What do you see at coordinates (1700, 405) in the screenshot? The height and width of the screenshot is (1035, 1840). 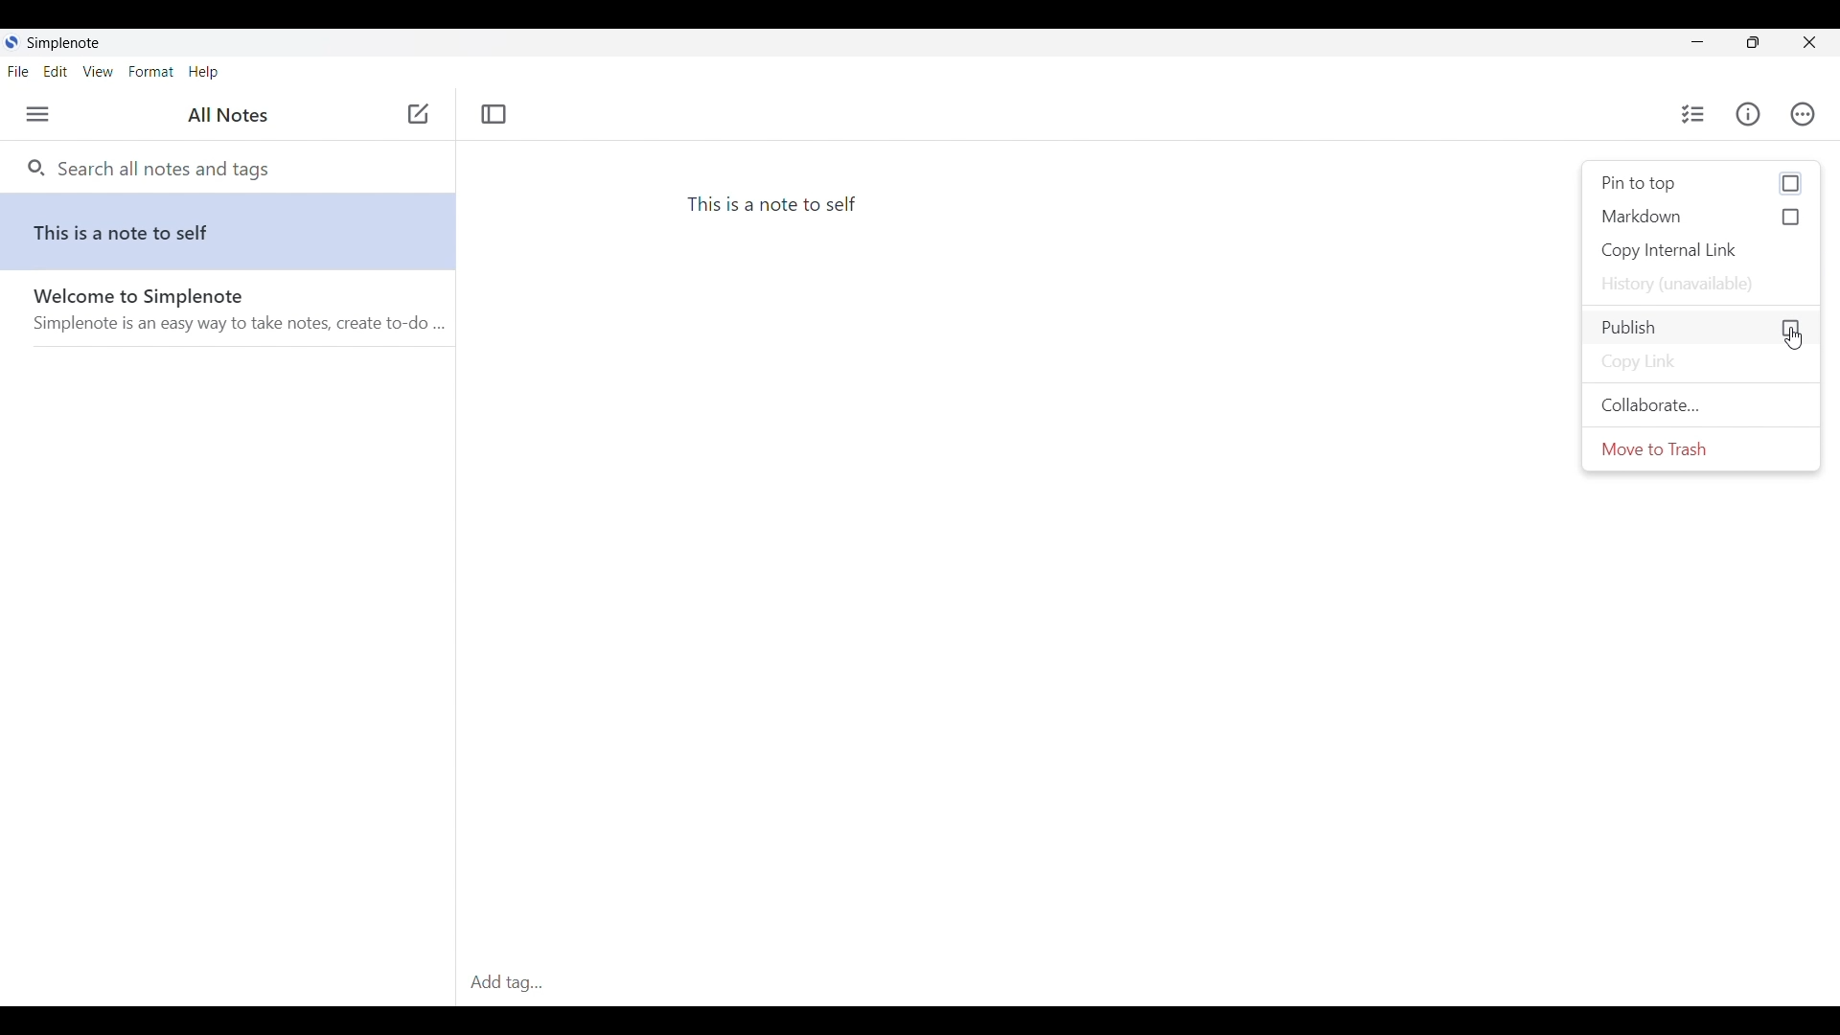 I see `Collaborate` at bounding box center [1700, 405].